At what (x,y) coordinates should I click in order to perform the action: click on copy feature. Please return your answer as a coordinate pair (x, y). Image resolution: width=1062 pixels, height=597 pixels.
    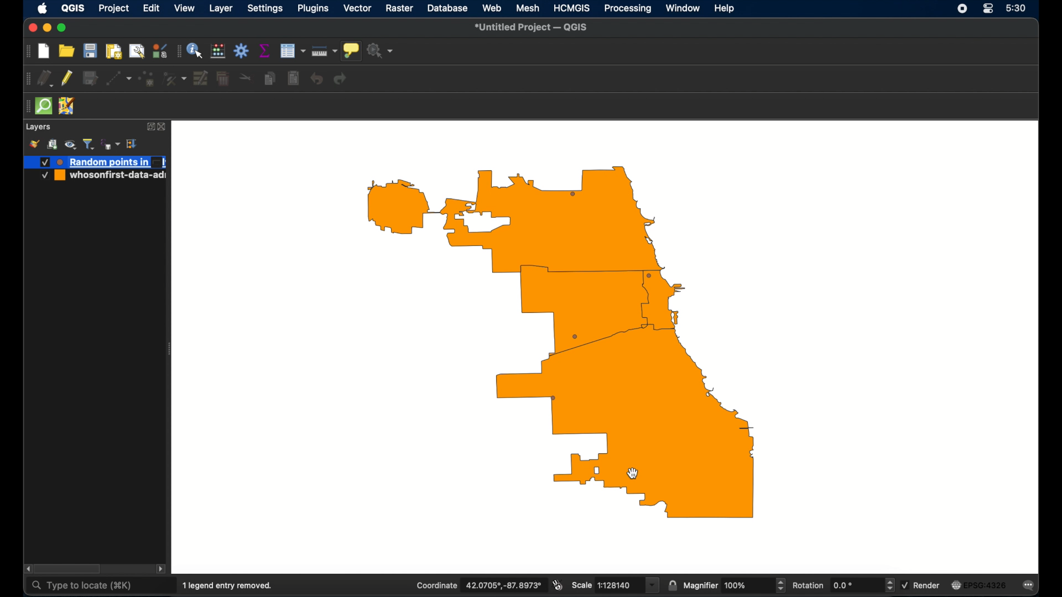
    Looking at the image, I should click on (270, 78).